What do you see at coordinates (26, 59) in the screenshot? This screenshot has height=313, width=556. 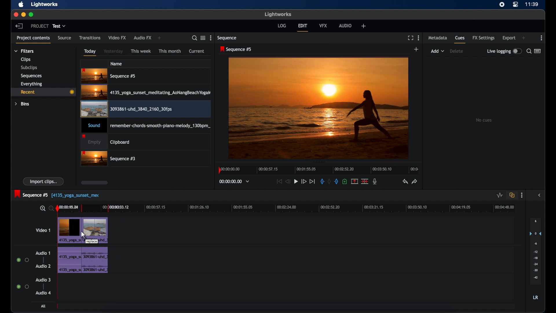 I see `clips` at bounding box center [26, 59].